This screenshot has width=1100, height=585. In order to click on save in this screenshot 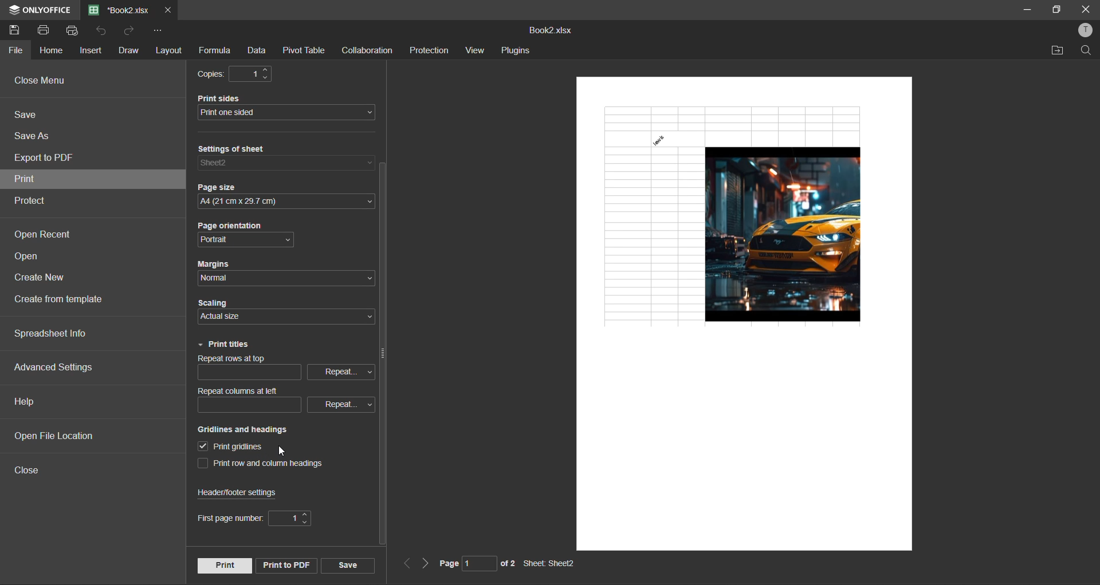, I will do `click(14, 30)`.